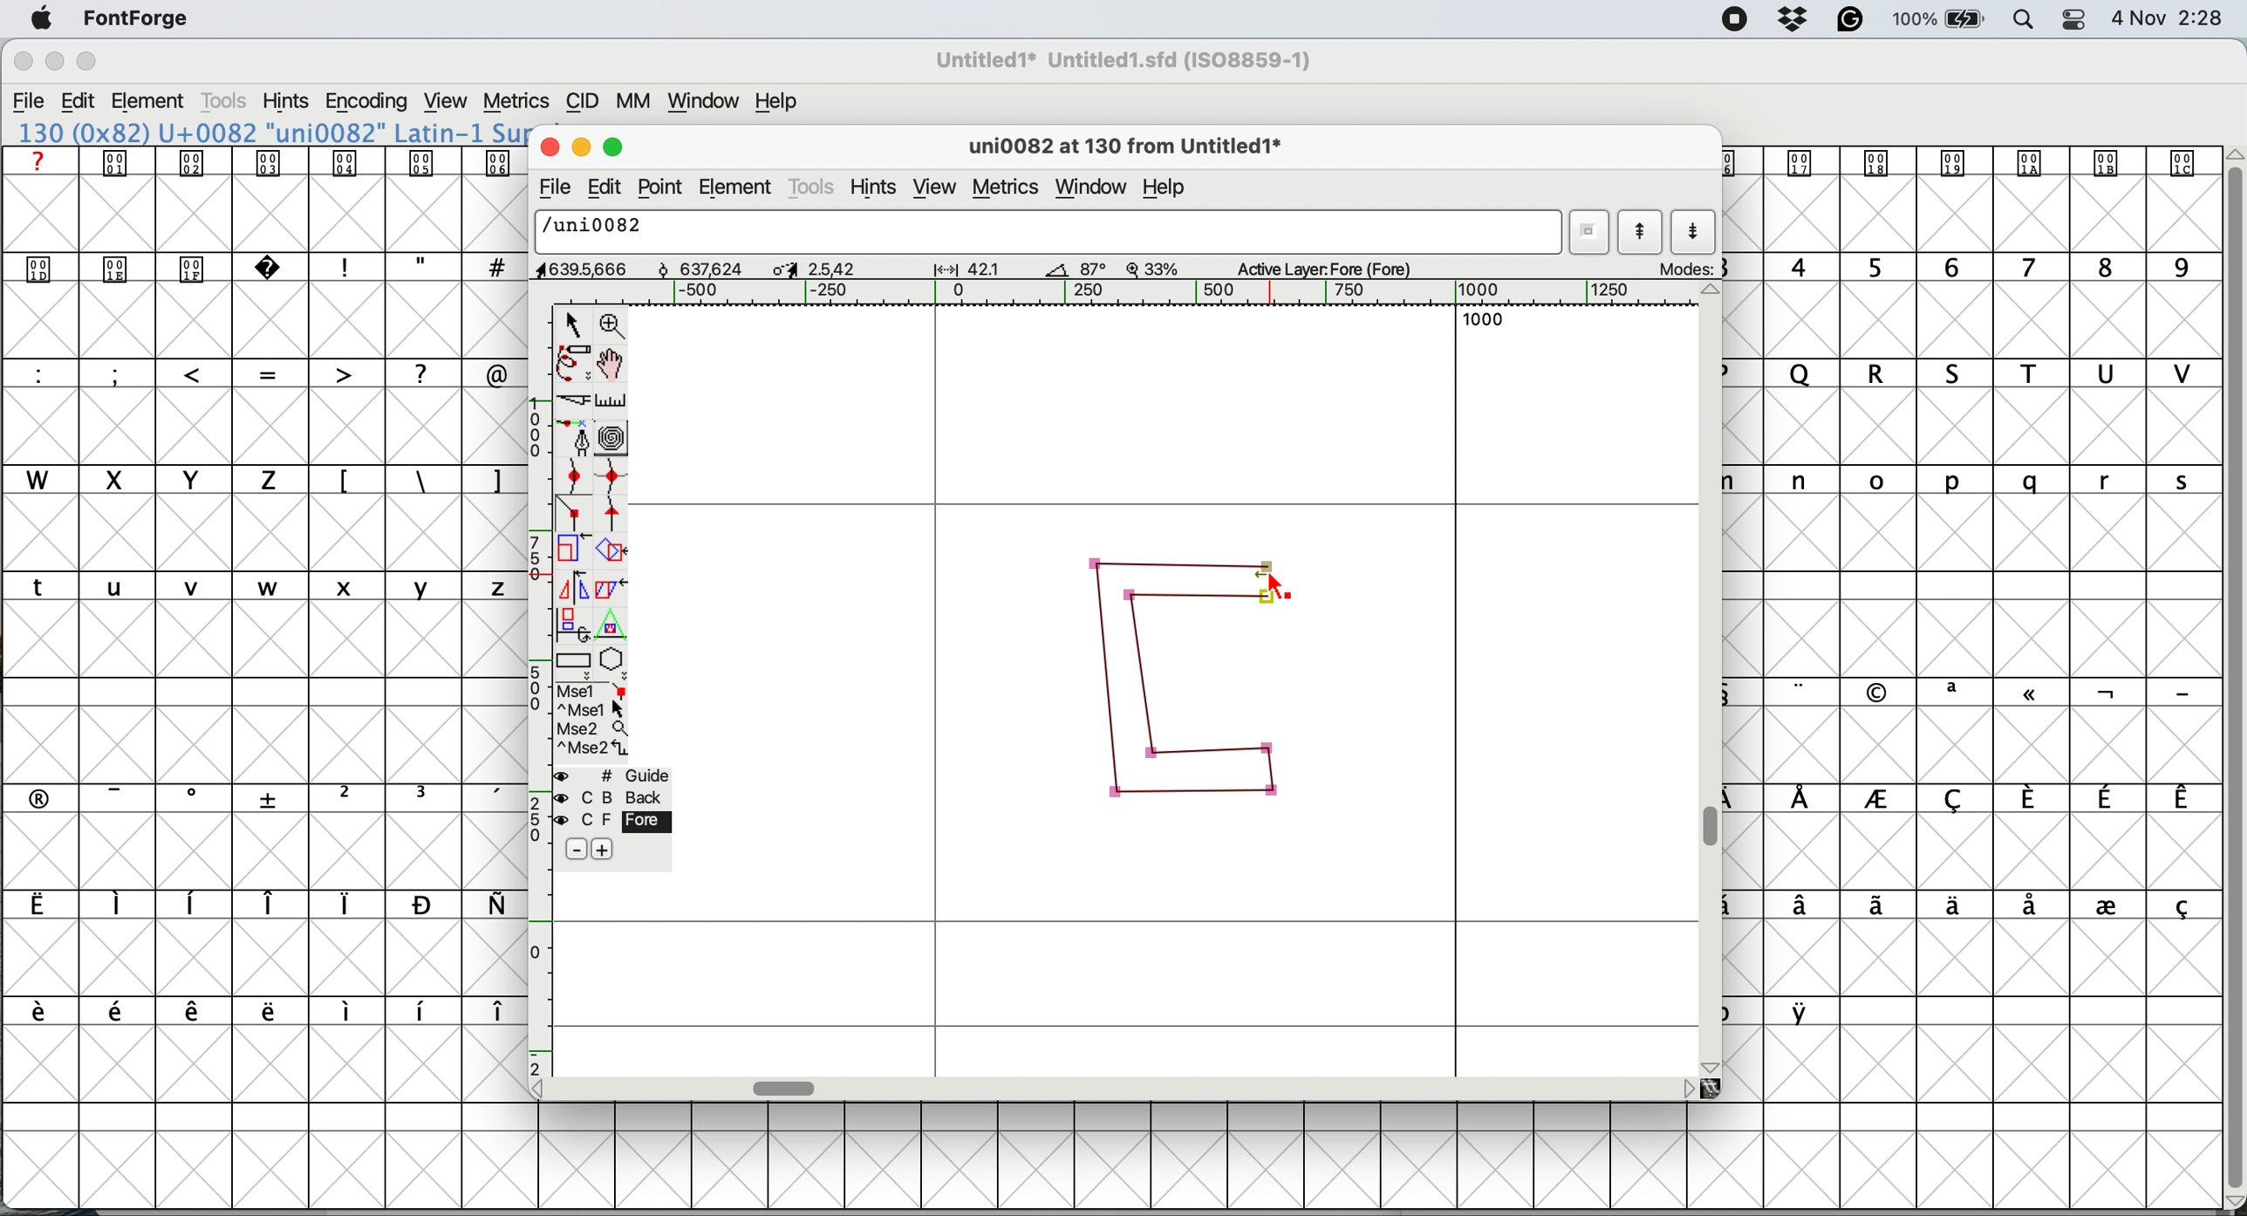 The image size is (2247, 1216). What do you see at coordinates (264, 372) in the screenshot?
I see `special characters` at bounding box center [264, 372].